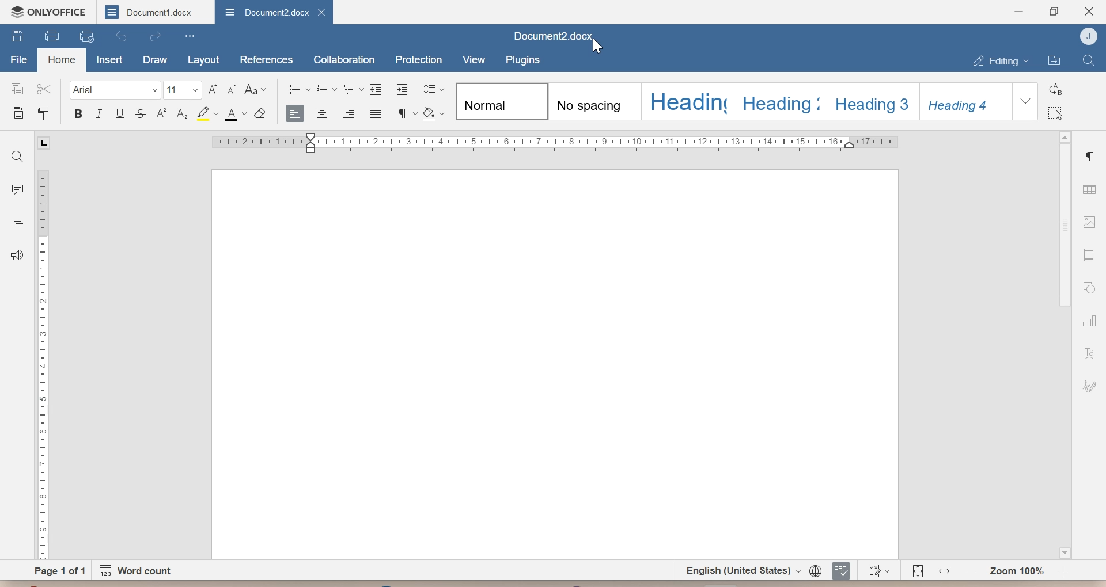 This screenshot has width=1106, height=587. I want to click on Find, so click(19, 155).